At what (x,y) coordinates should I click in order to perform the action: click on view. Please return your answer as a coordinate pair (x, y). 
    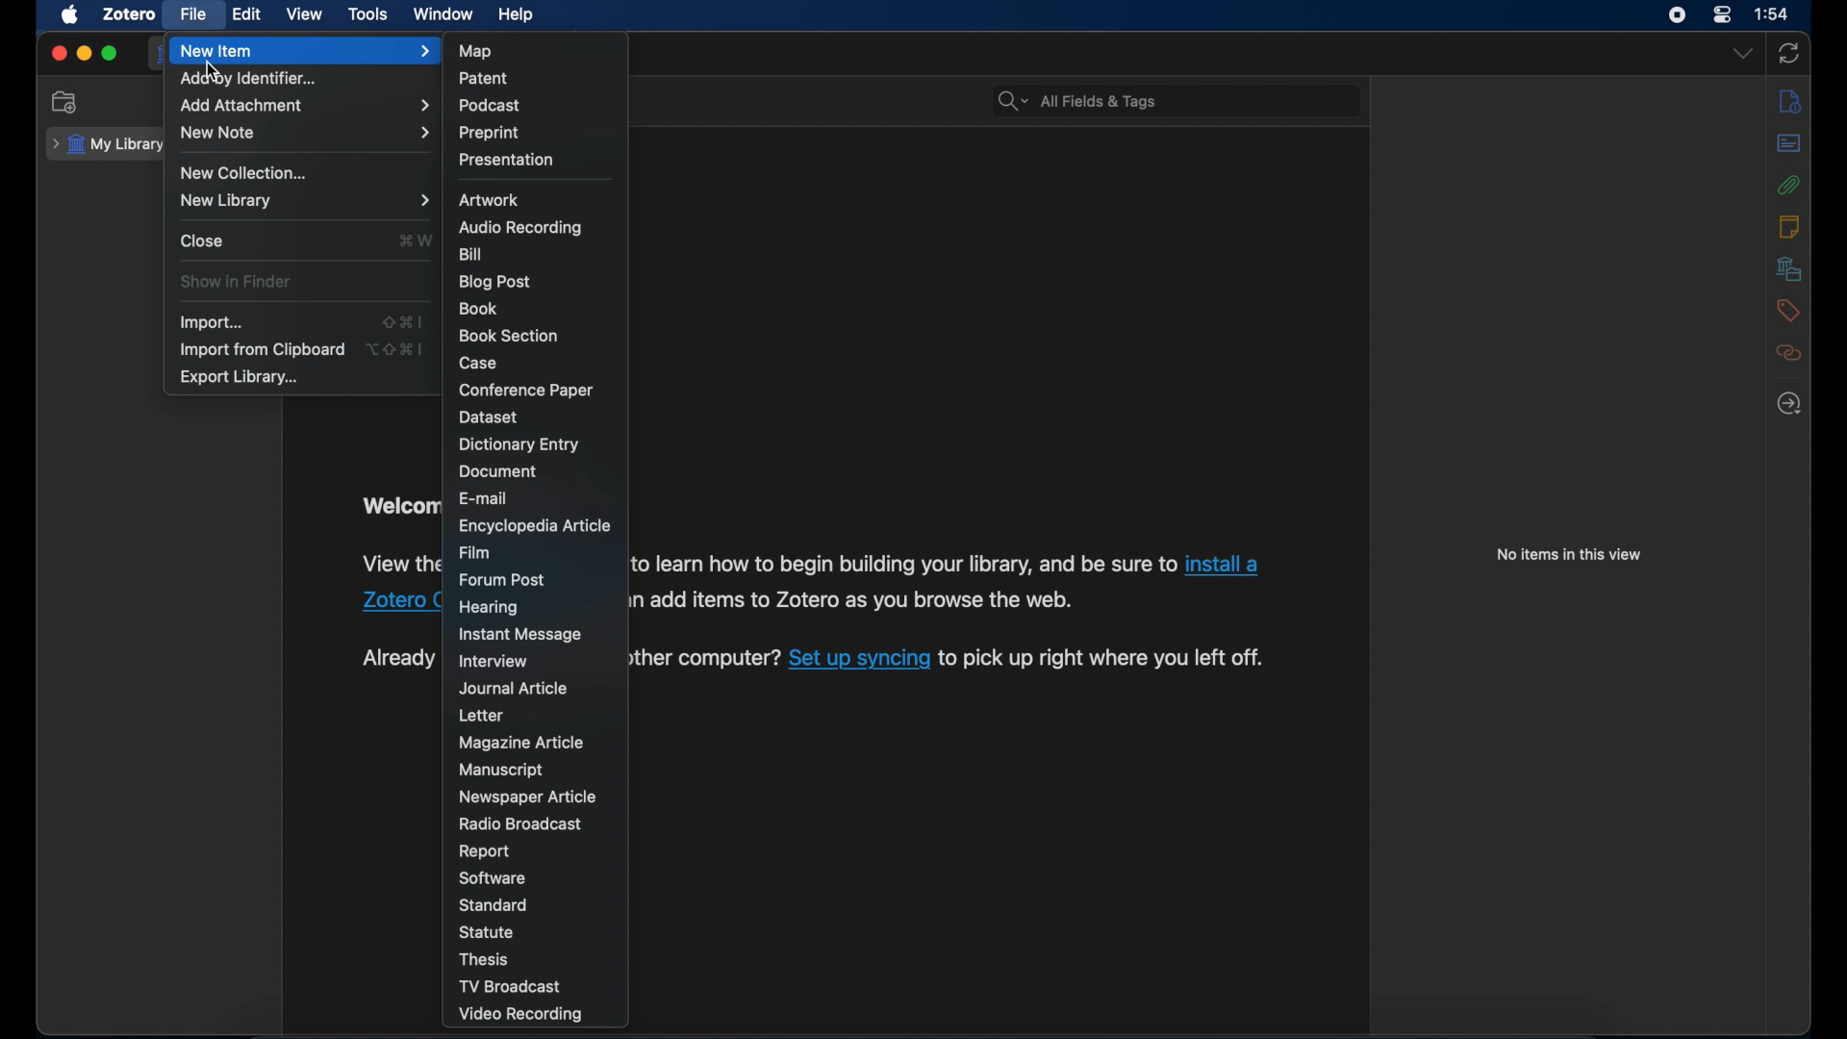
    Looking at the image, I should click on (306, 14).